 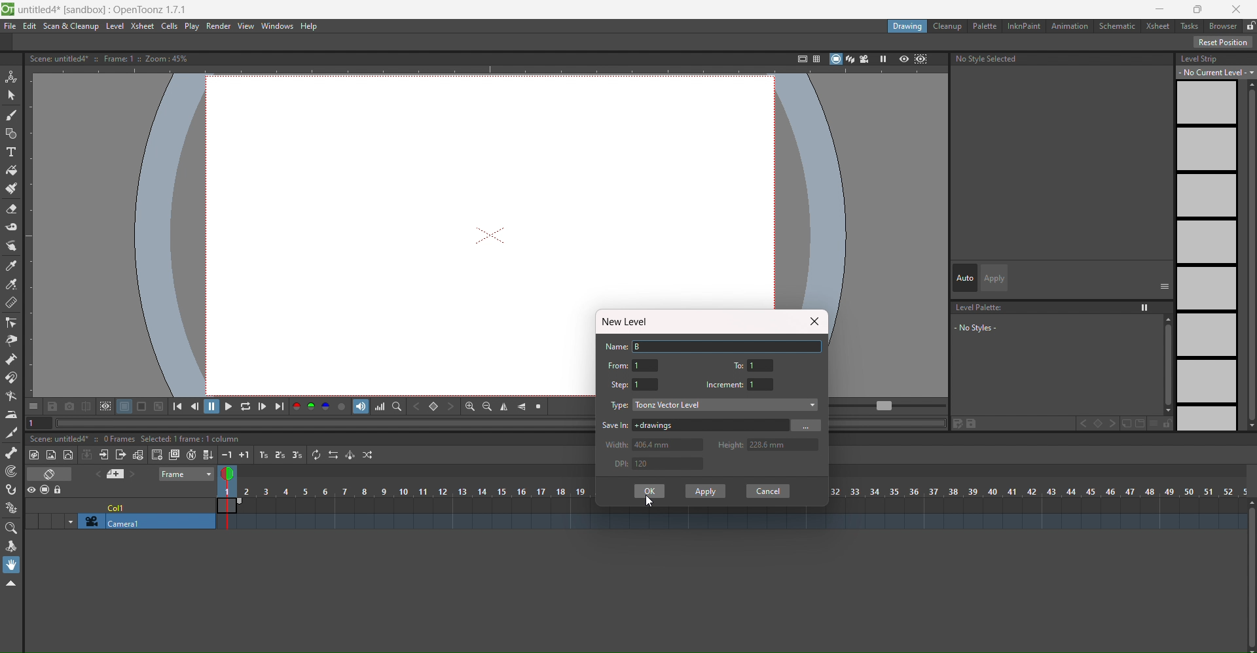 I want to click on preview, so click(x=903, y=60).